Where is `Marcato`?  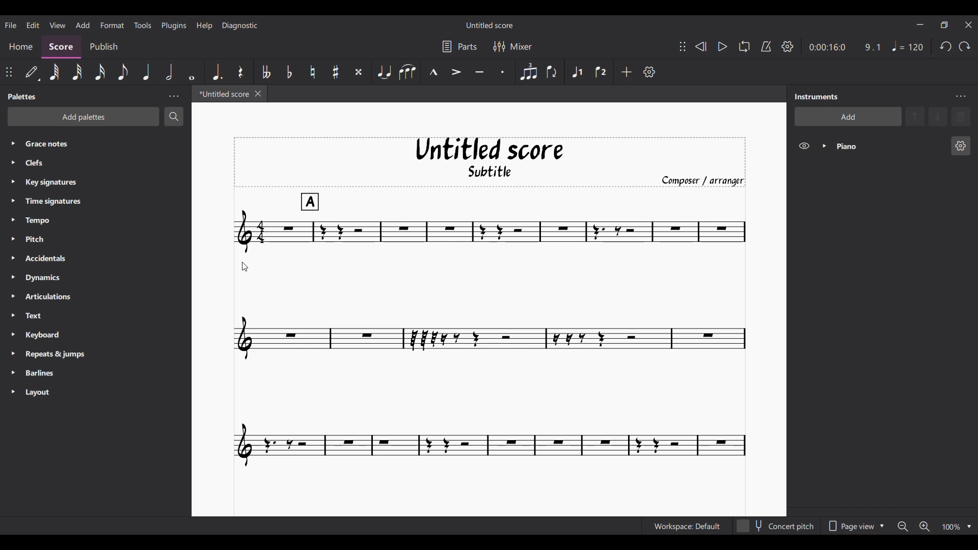
Marcato is located at coordinates (433, 71).